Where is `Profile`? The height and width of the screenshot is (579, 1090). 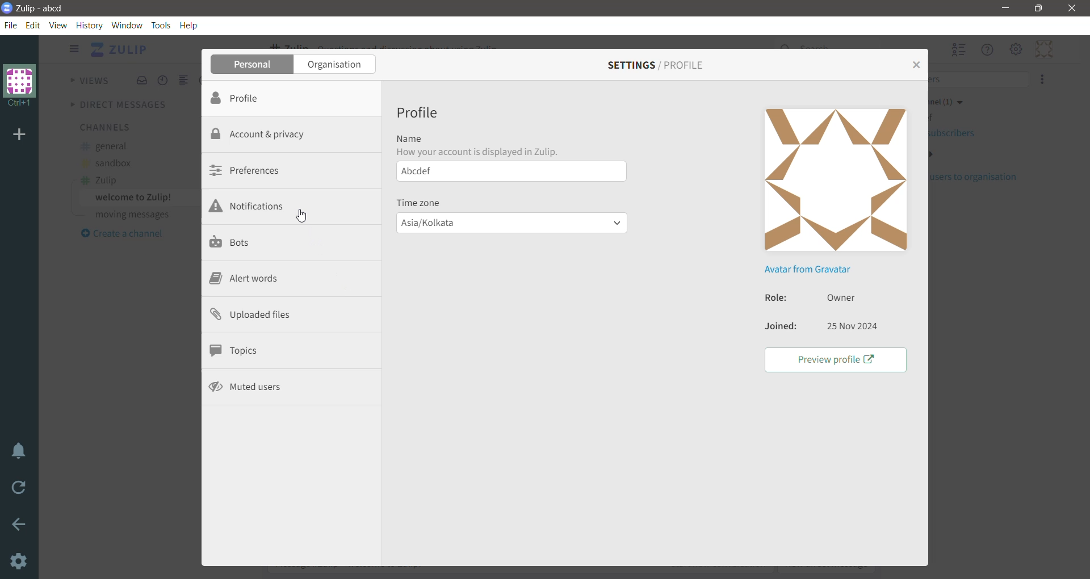
Profile is located at coordinates (418, 114).